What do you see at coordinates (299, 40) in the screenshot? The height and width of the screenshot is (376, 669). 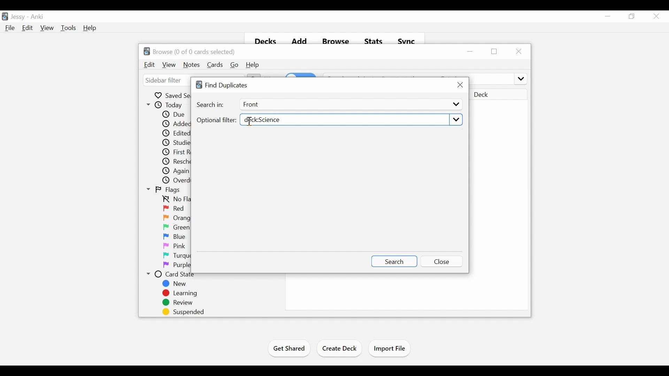 I see `Add` at bounding box center [299, 40].